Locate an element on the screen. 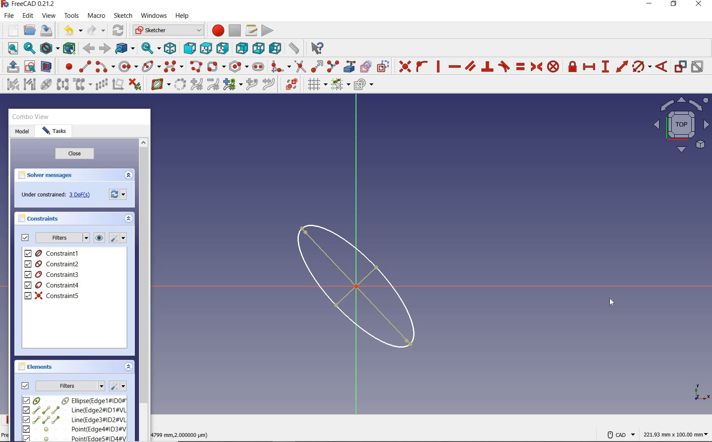 Image resolution: width=712 pixels, height=442 pixels. combo view is located at coordinates (31, 117).